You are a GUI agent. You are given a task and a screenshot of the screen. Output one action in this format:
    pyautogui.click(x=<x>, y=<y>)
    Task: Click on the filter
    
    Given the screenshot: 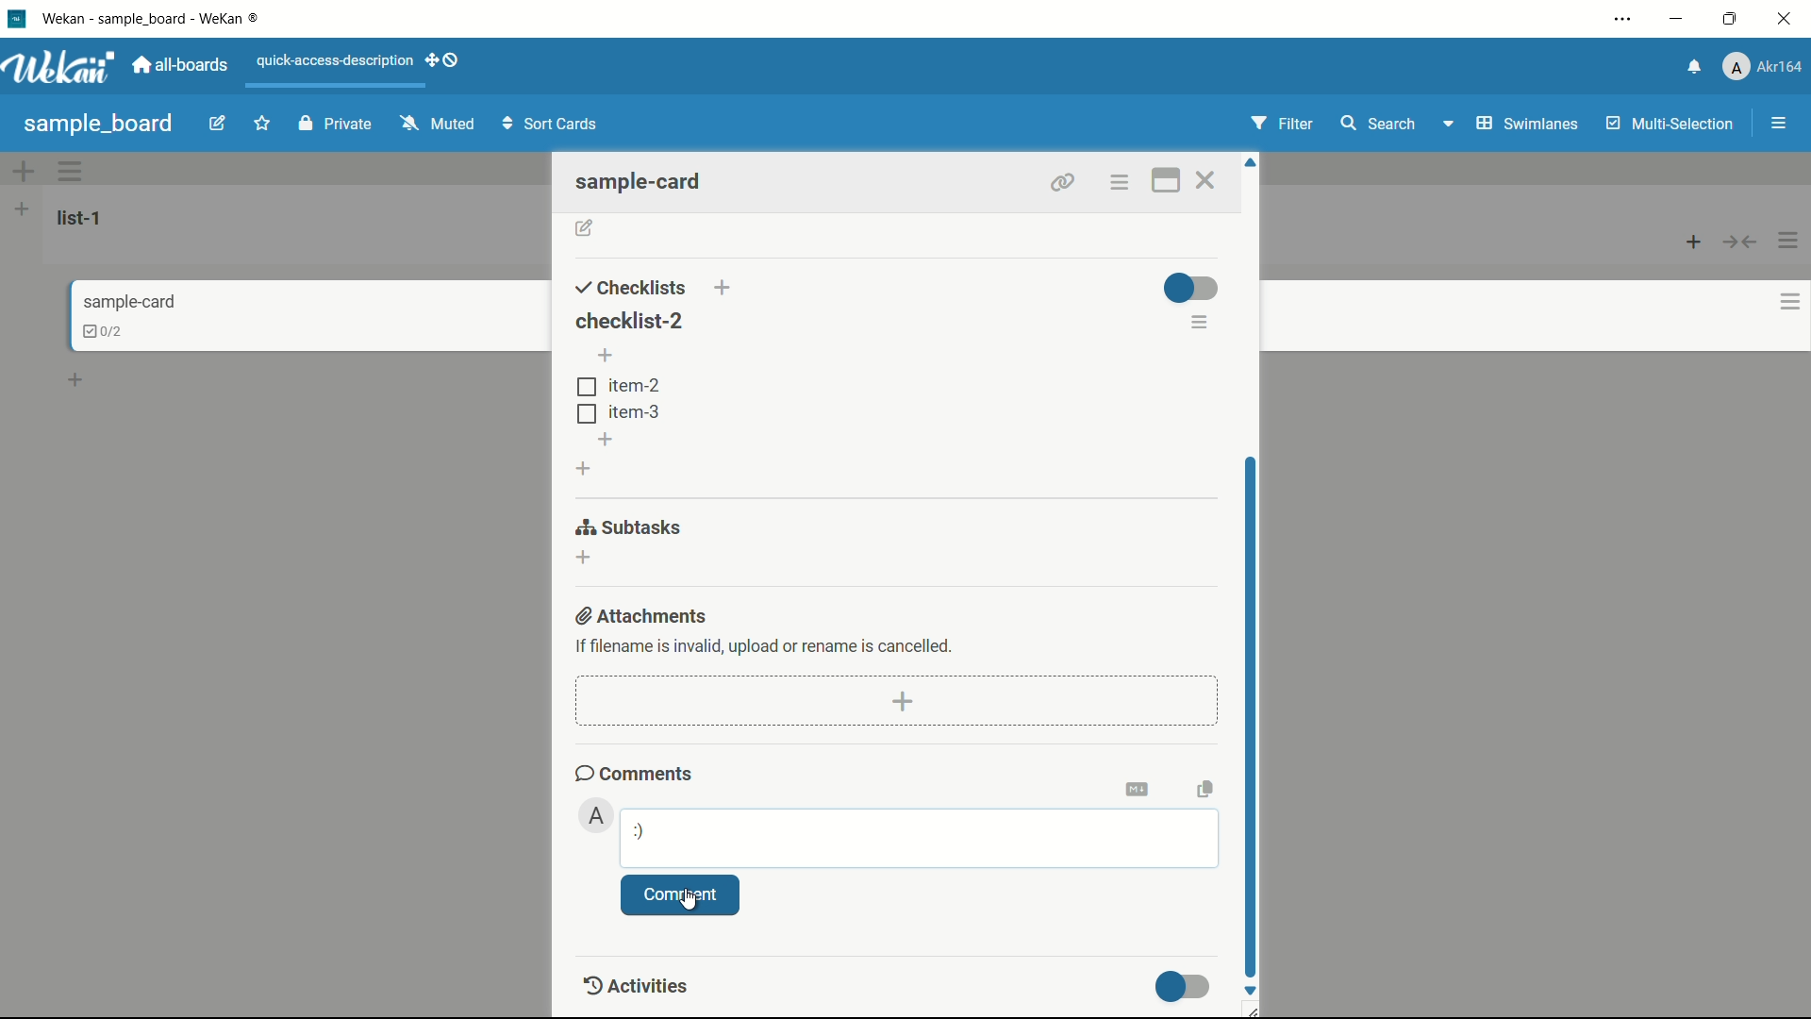 What is the action you would take?
    pyautogui.click(x=1284, y=124)
    